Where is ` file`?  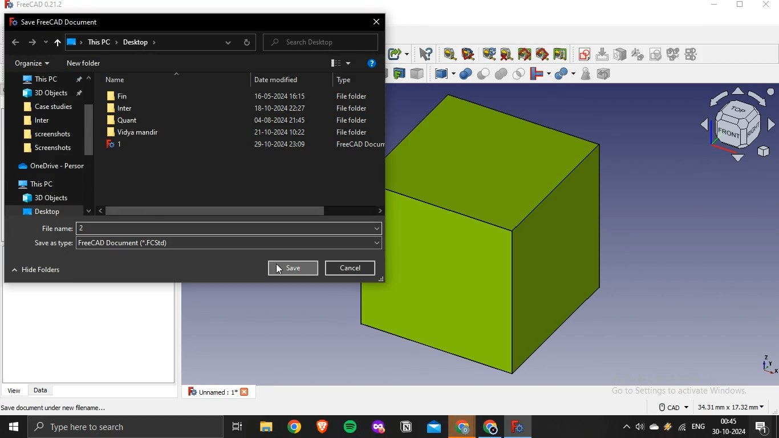  file is located at coordinates (237, 133).